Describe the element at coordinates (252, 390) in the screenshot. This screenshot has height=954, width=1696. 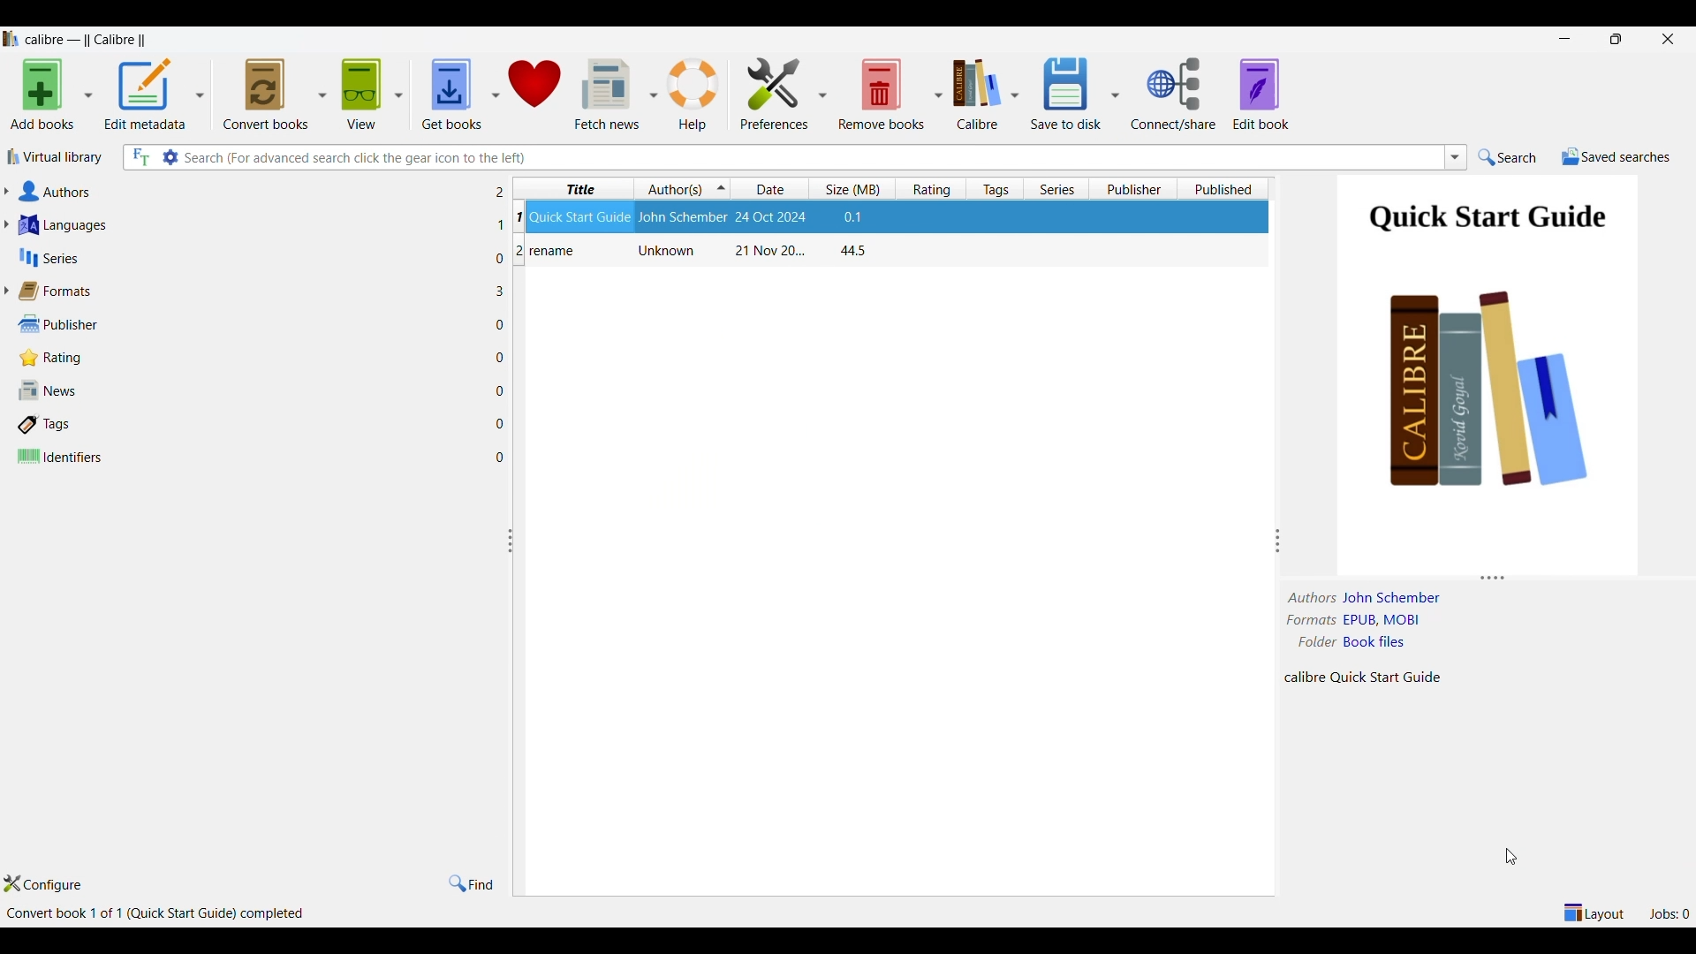
I see `News` at that location.